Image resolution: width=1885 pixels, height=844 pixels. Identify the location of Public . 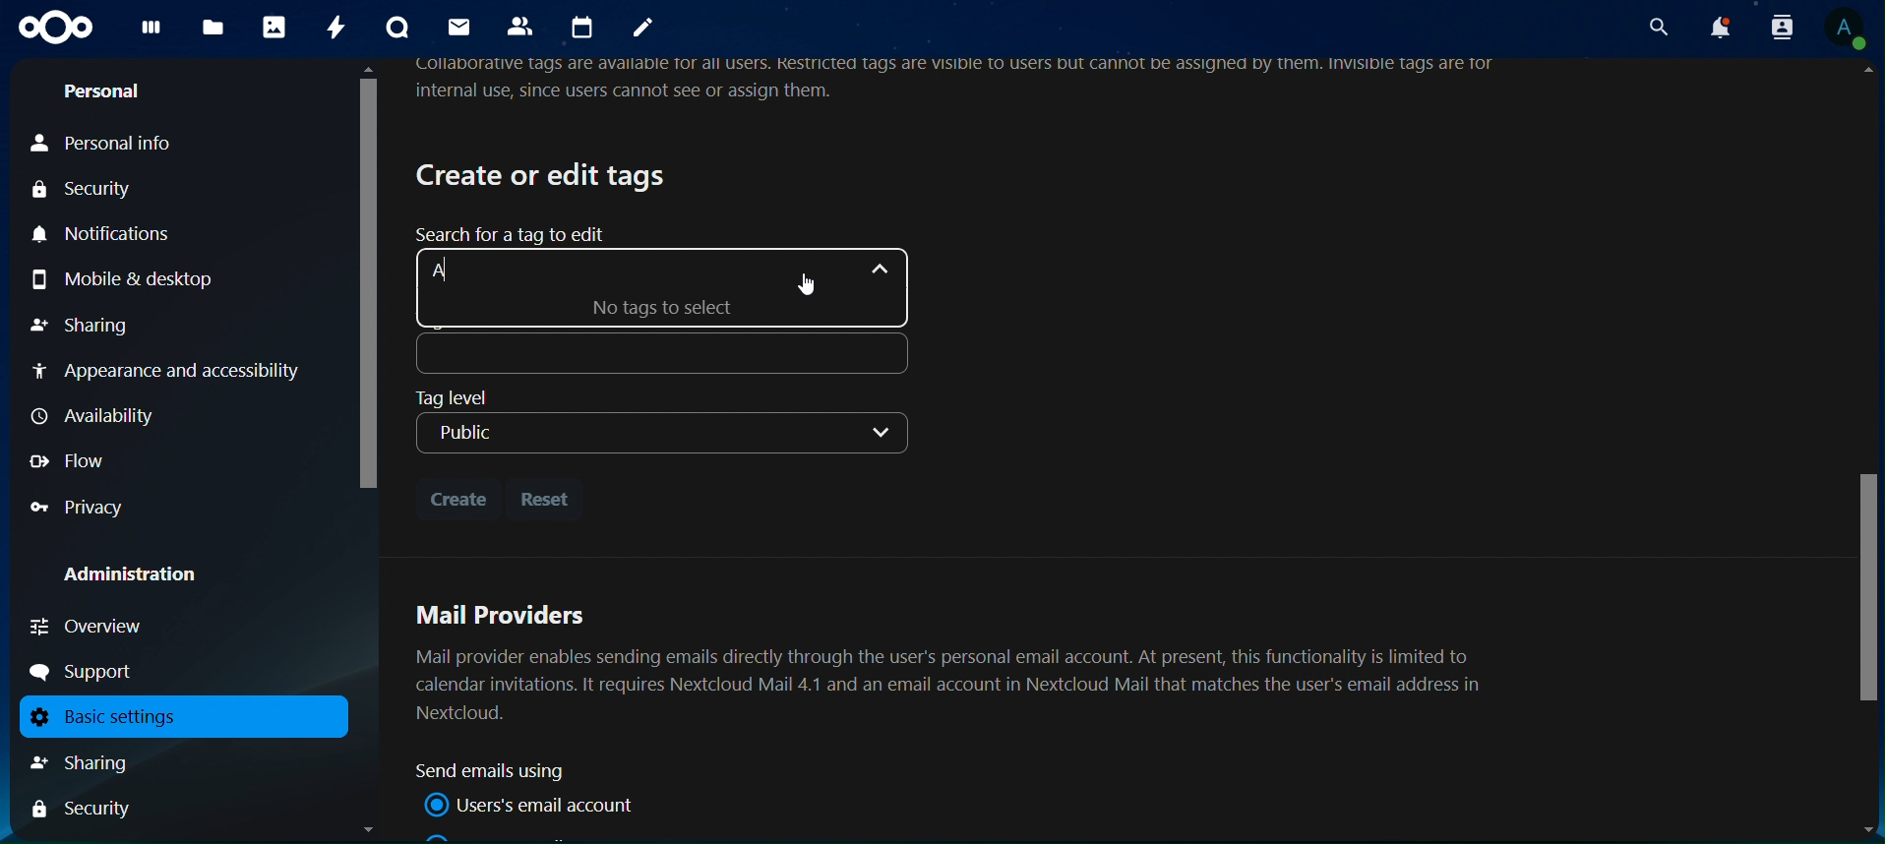
(660, 435).